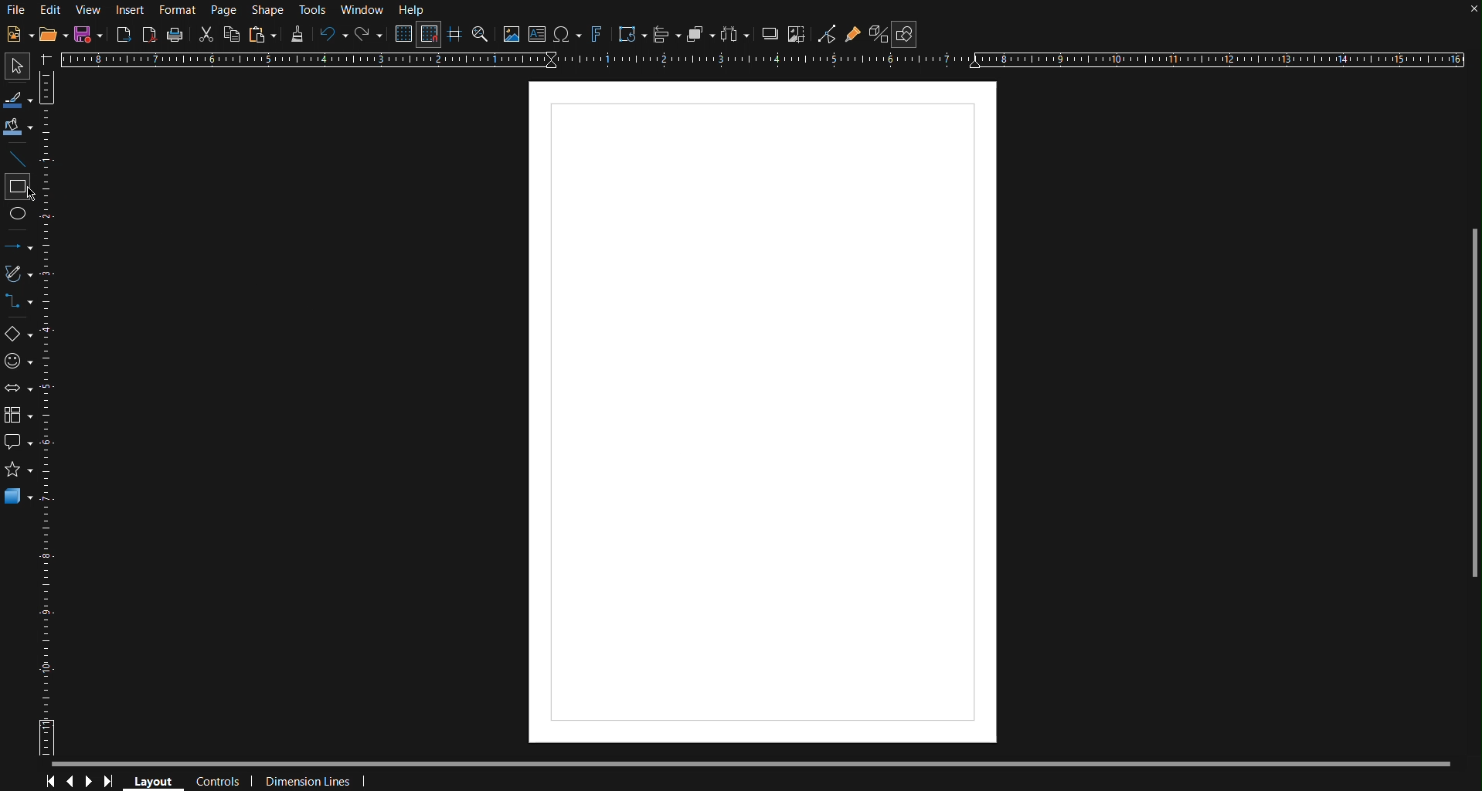  What do you see at coordinates (175, 36) in the screenshot?
I see `Print` at bounding box center [175, 36].